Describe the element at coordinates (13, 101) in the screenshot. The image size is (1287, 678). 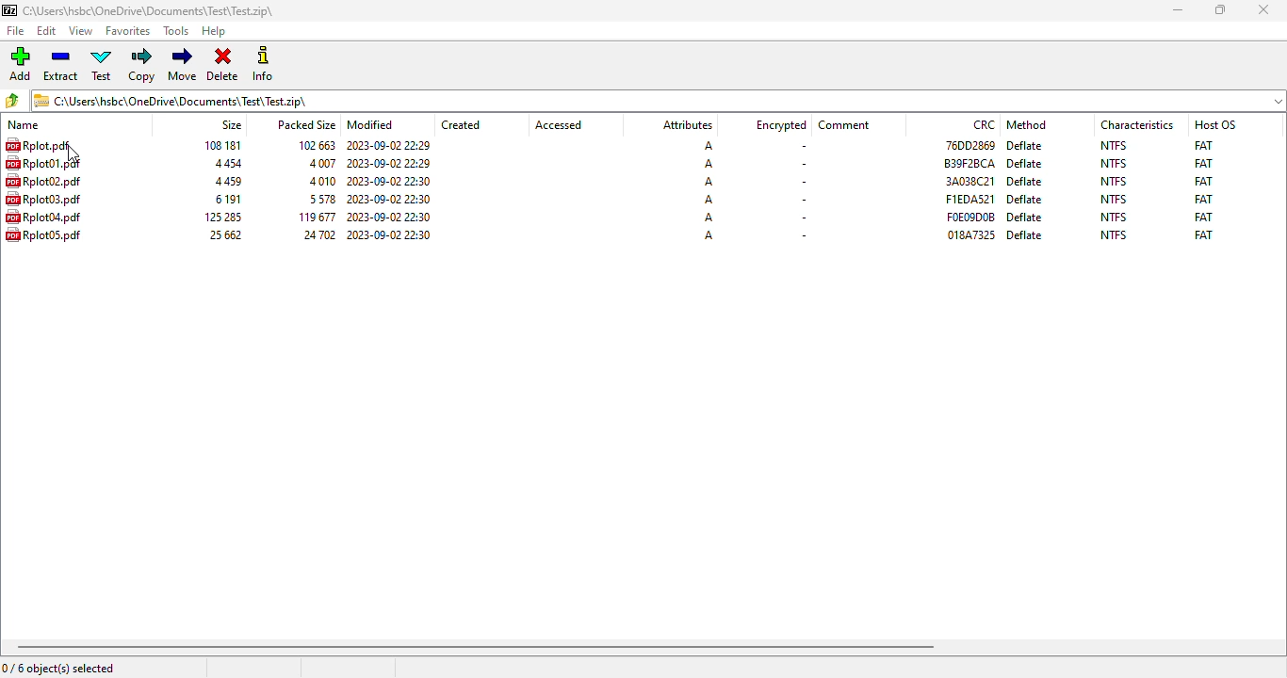
I see `browse folders` at that location.